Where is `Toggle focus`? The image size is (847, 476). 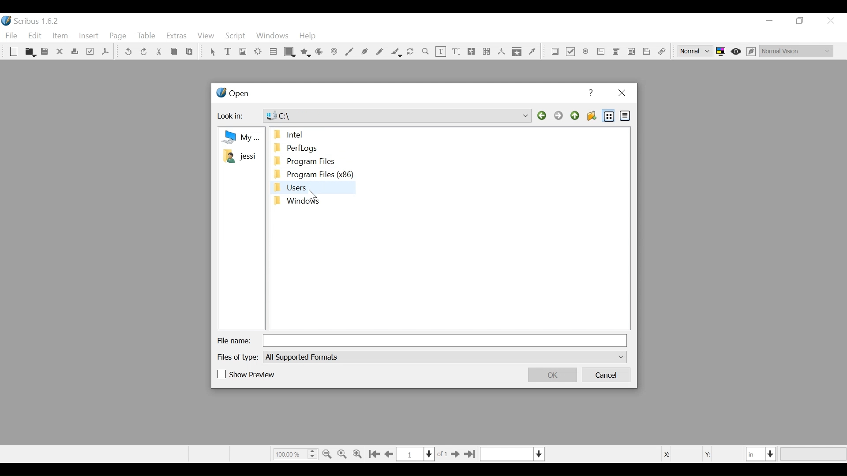
Toggle focus is located at coordinates (737, 51).